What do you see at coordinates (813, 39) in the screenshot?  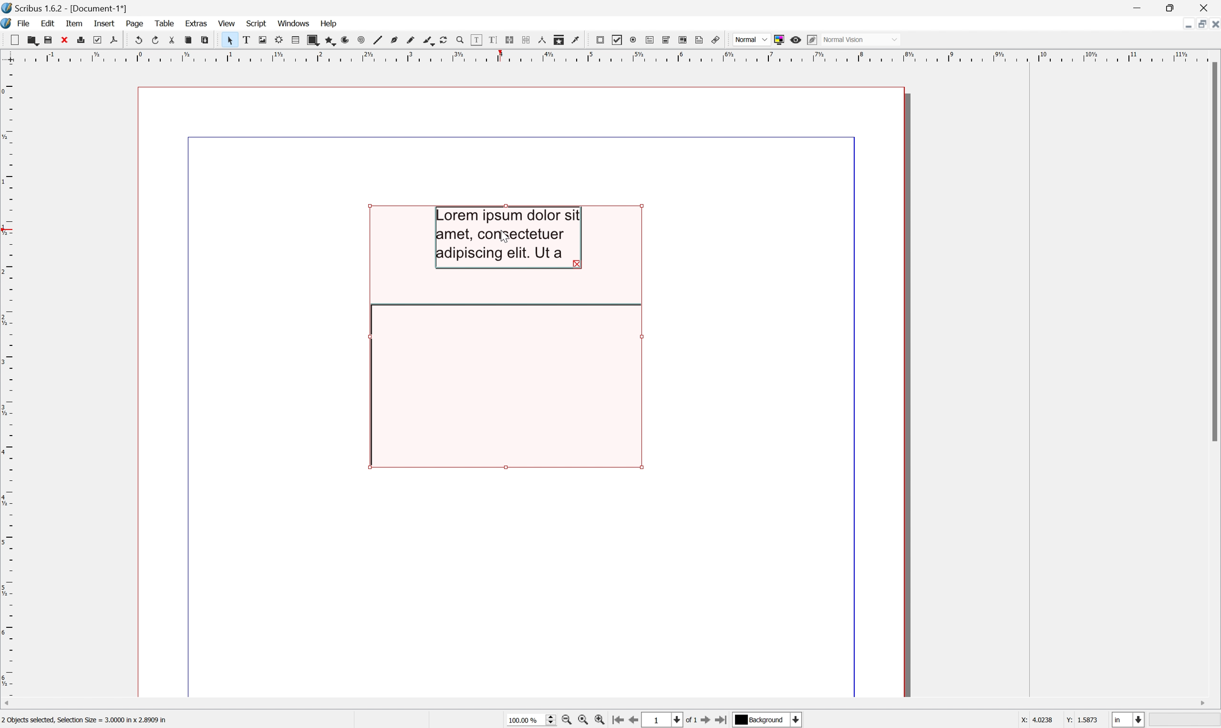 I see `Edit in preview mode` at bounding box center [813, 39].